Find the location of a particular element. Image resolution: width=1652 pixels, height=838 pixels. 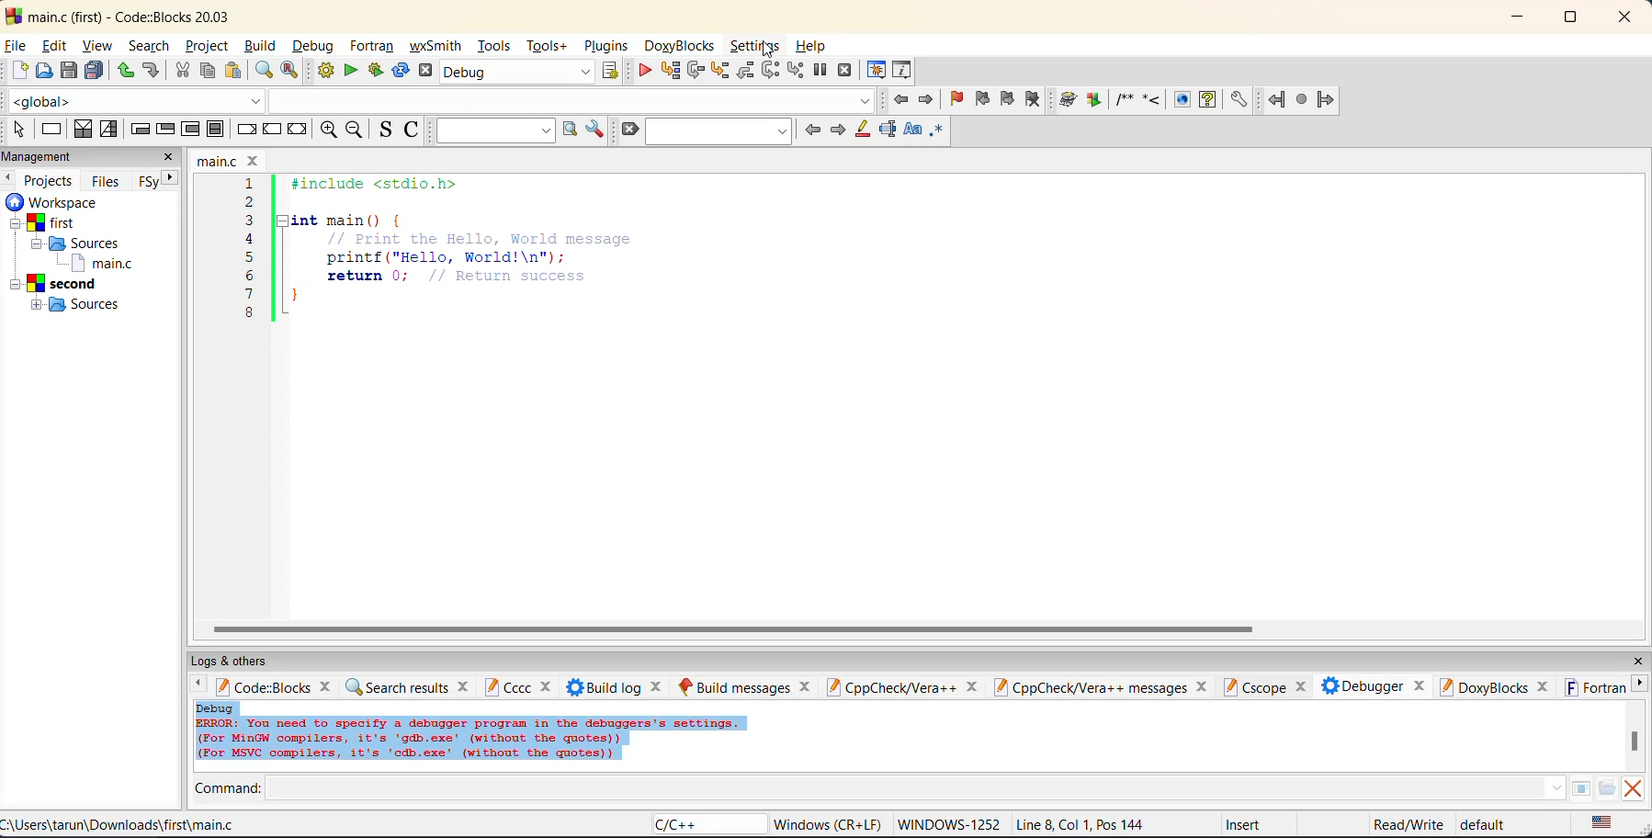

horizontal scroll bar is located at coordinates (738, 628).